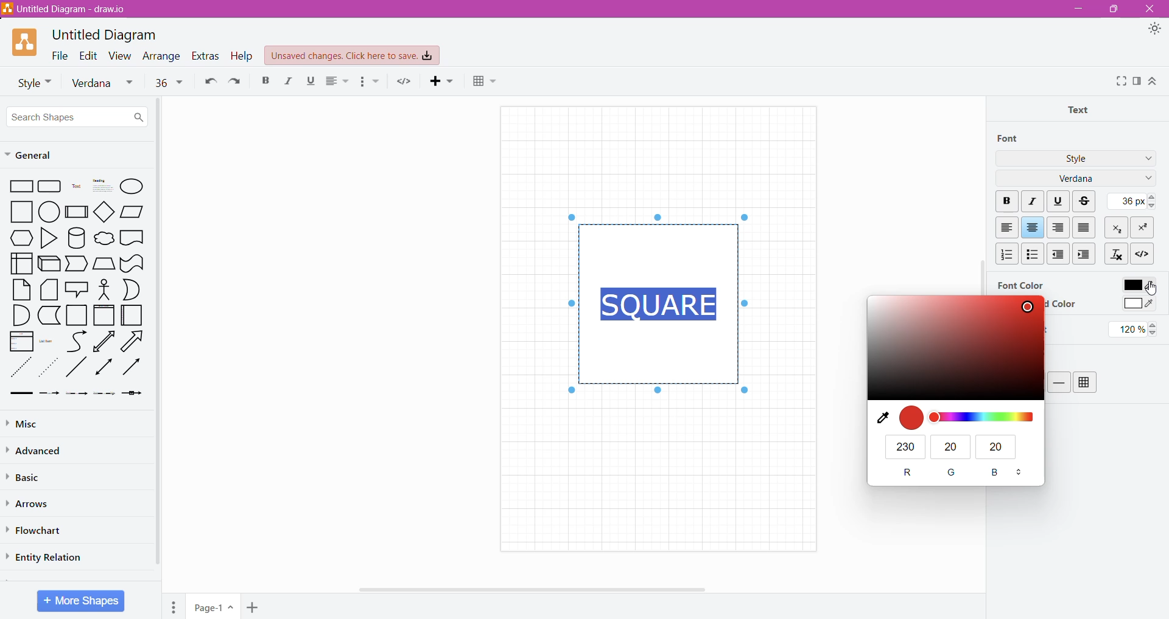  I want to click on Untitled Diagram, so click(108, 35).